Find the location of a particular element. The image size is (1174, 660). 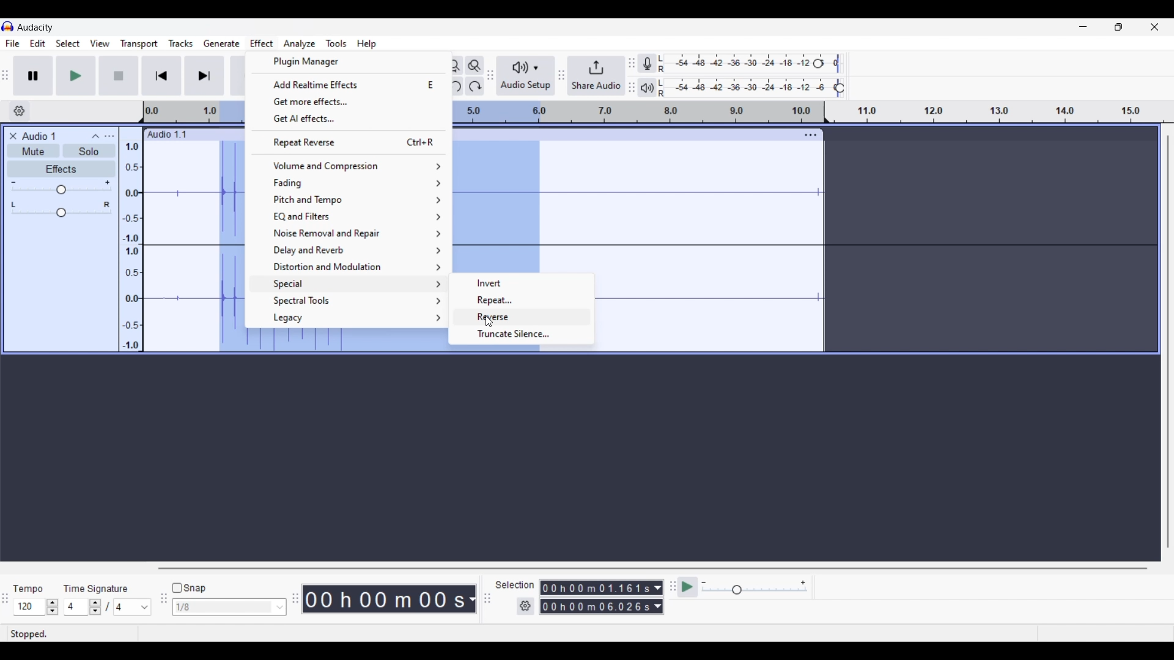

Zoom toggle is located at coordinates (474, 65).